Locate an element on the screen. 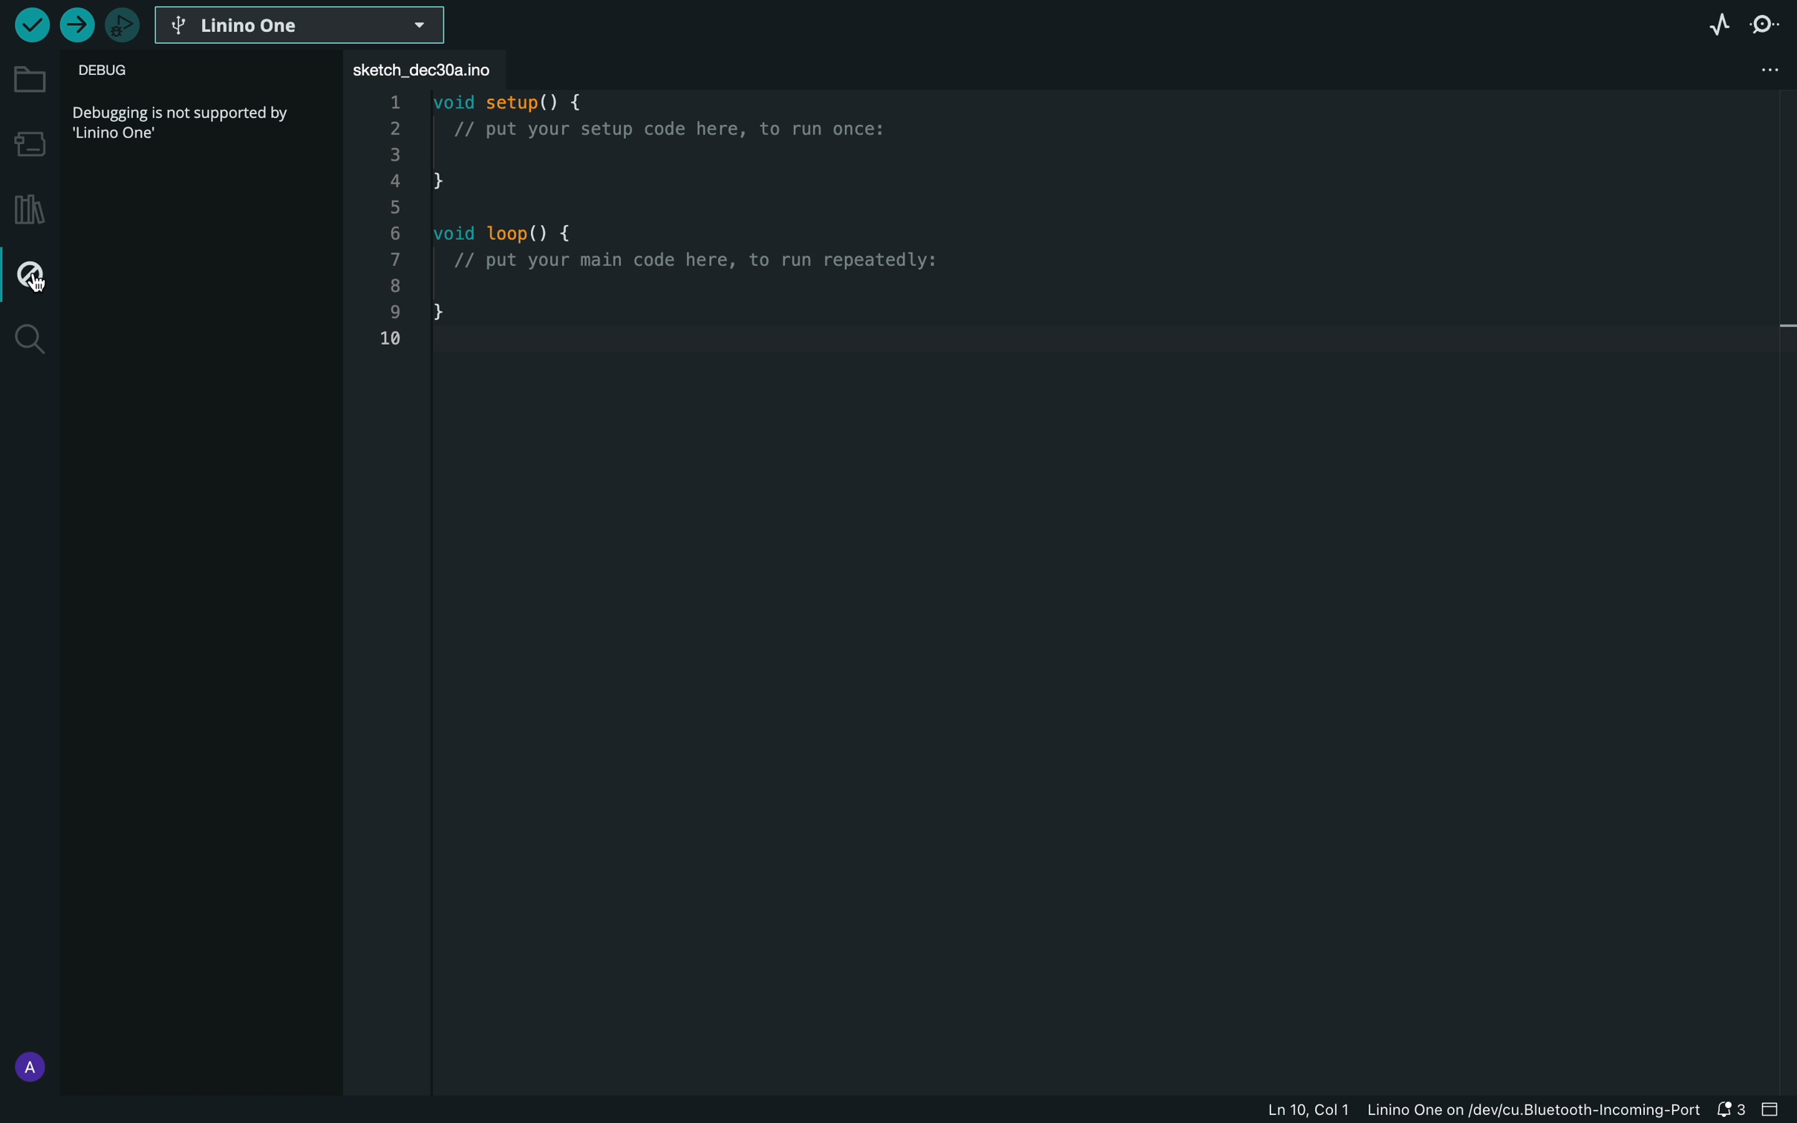 Image resolution: width=1797 pixels, height=1123 pixels. file information is located at coordinates (1477, 1112).